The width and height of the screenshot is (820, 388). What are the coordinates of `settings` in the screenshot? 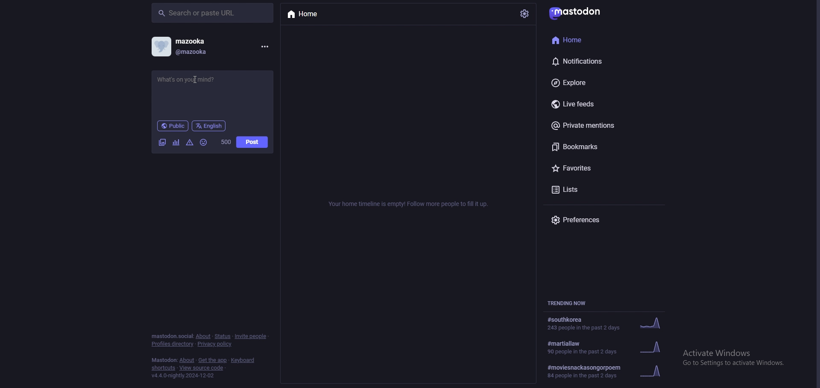 It's located at (526, 14).